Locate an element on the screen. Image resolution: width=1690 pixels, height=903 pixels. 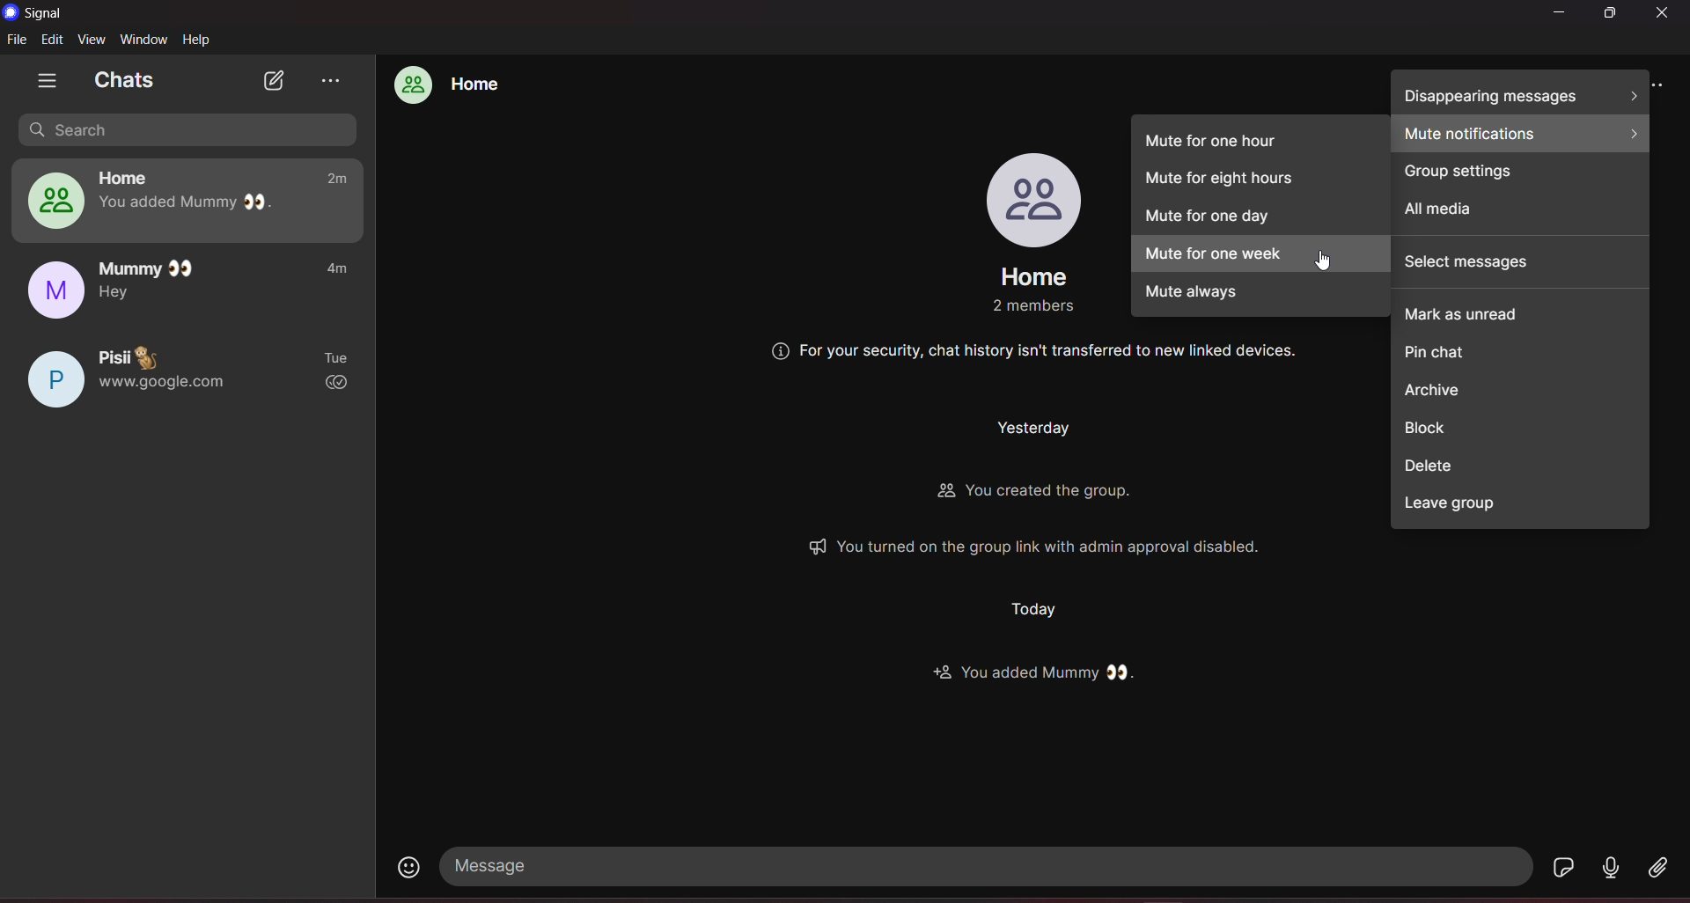
 is located at coordinates (1034, 612).